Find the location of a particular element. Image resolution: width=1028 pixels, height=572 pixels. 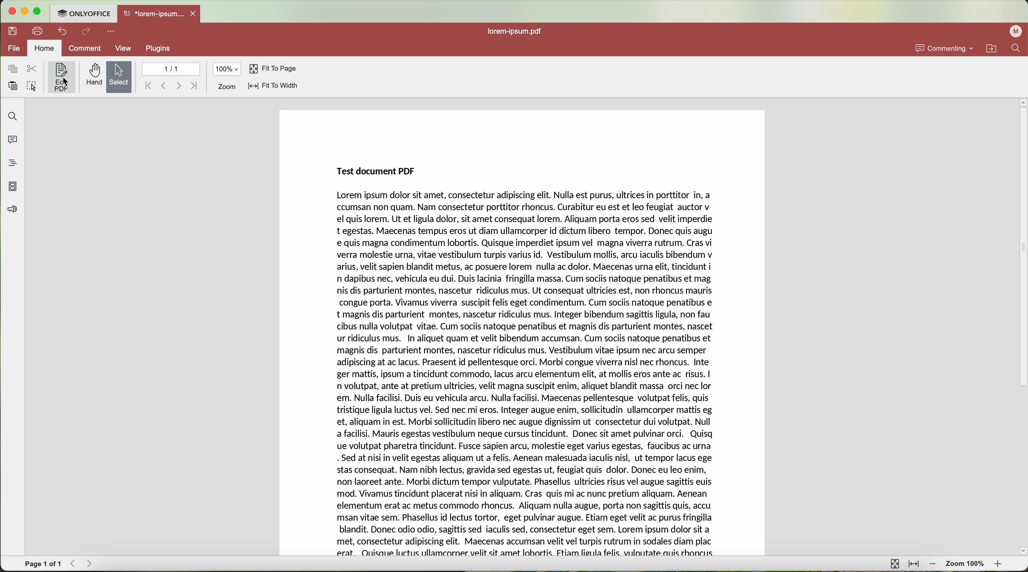

view is located at coordinates (124, 49).